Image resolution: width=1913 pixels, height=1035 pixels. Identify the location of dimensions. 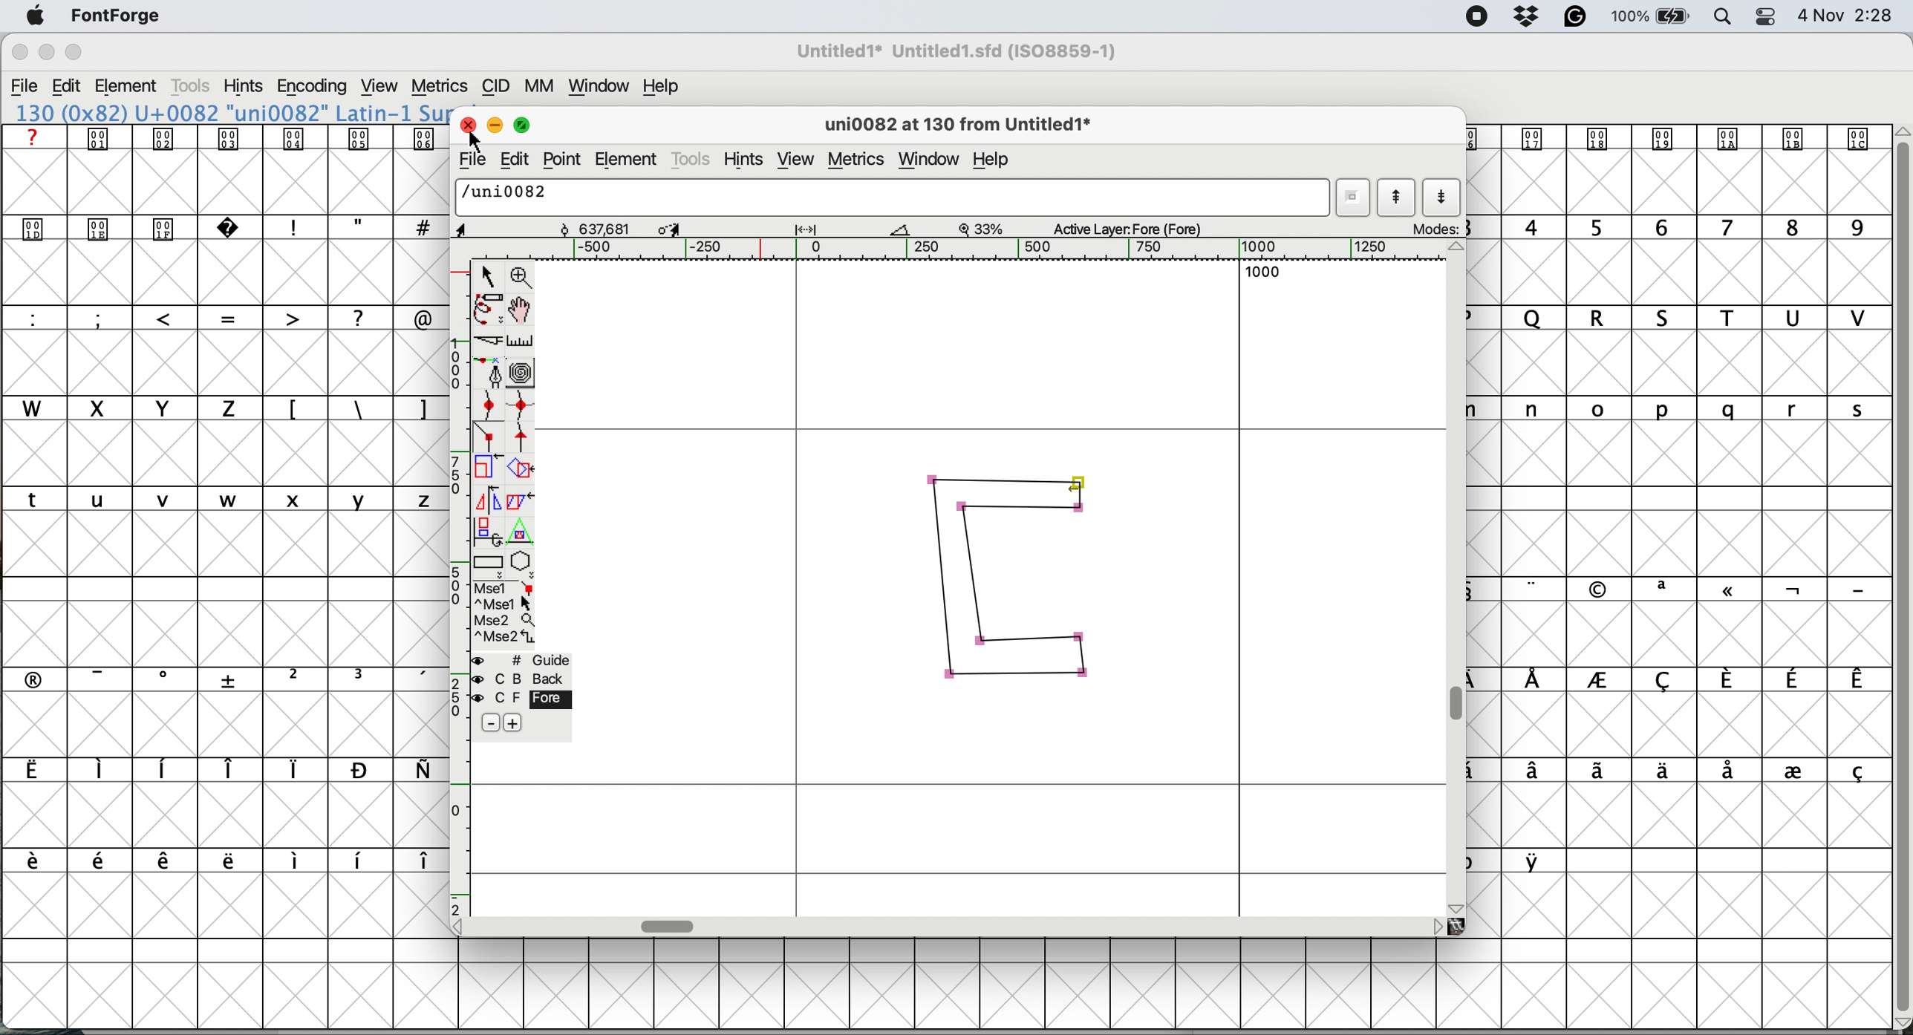
(690, 228).